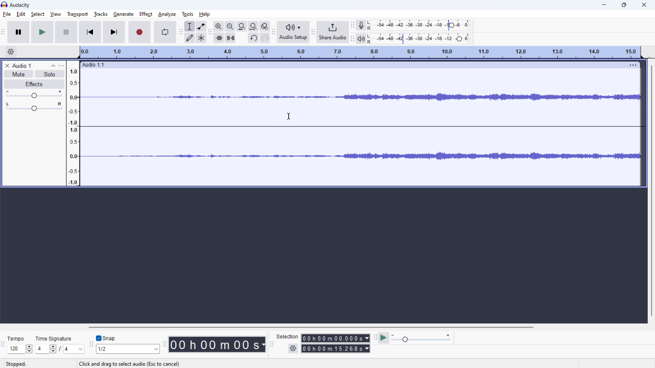 The width and height of the screenshot is (655, 368). What do you see at coordinates (201, 37) in the screenshot?
I see `multi tool` at bounding box center [201, 37].